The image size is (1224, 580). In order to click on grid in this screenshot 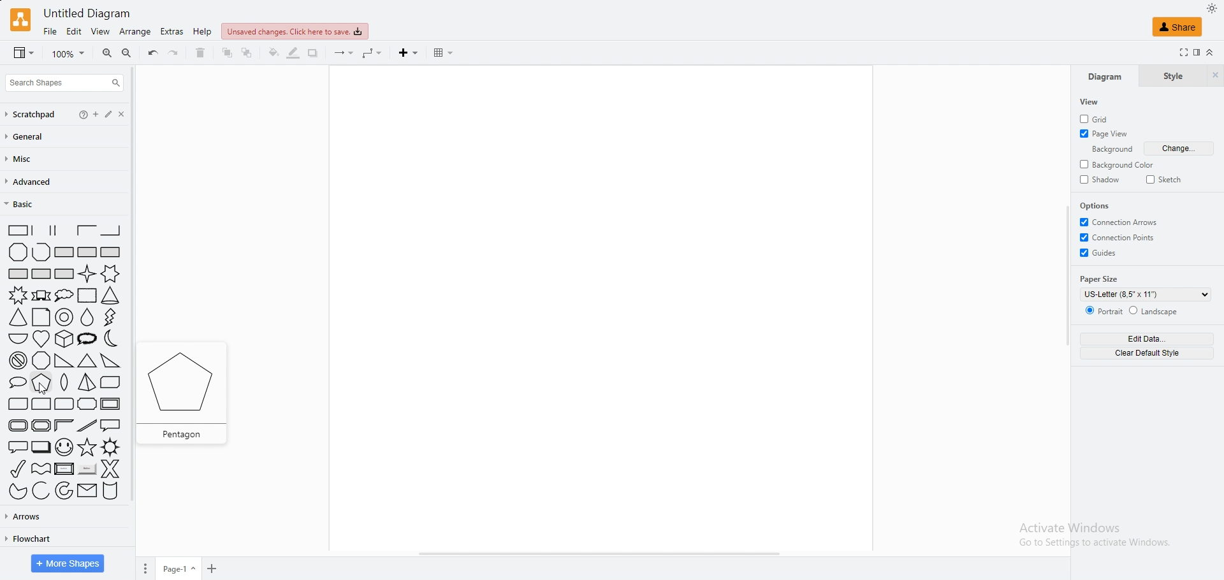, I will do `click(1100, 119)`.